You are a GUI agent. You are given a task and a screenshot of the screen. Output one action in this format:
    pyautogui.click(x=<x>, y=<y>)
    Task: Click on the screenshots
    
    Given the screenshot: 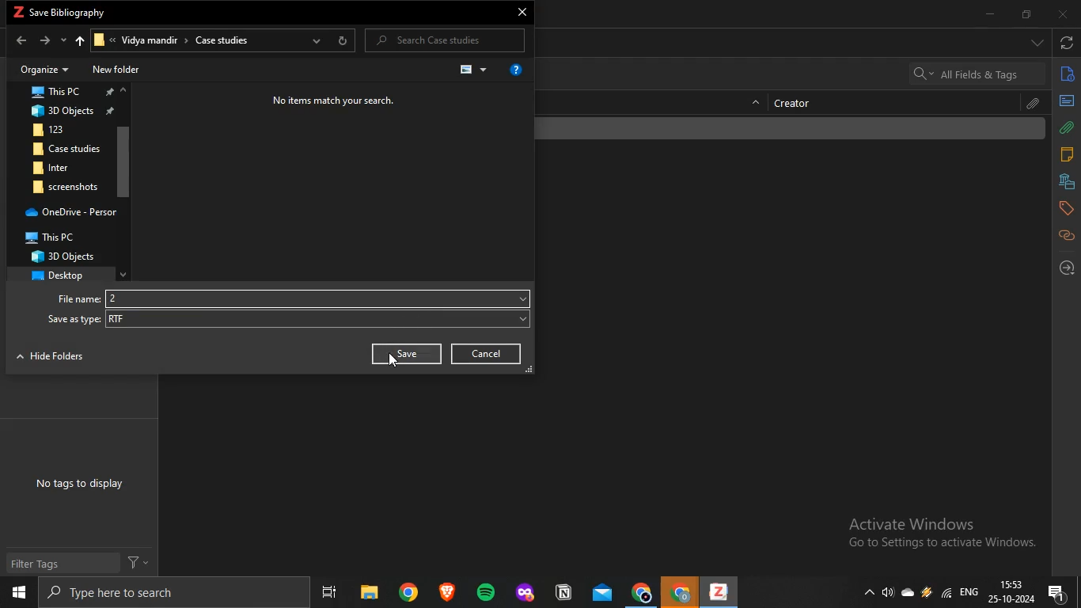 What is the action you would take?
    pyautogui.click(x=67, y=186)
    